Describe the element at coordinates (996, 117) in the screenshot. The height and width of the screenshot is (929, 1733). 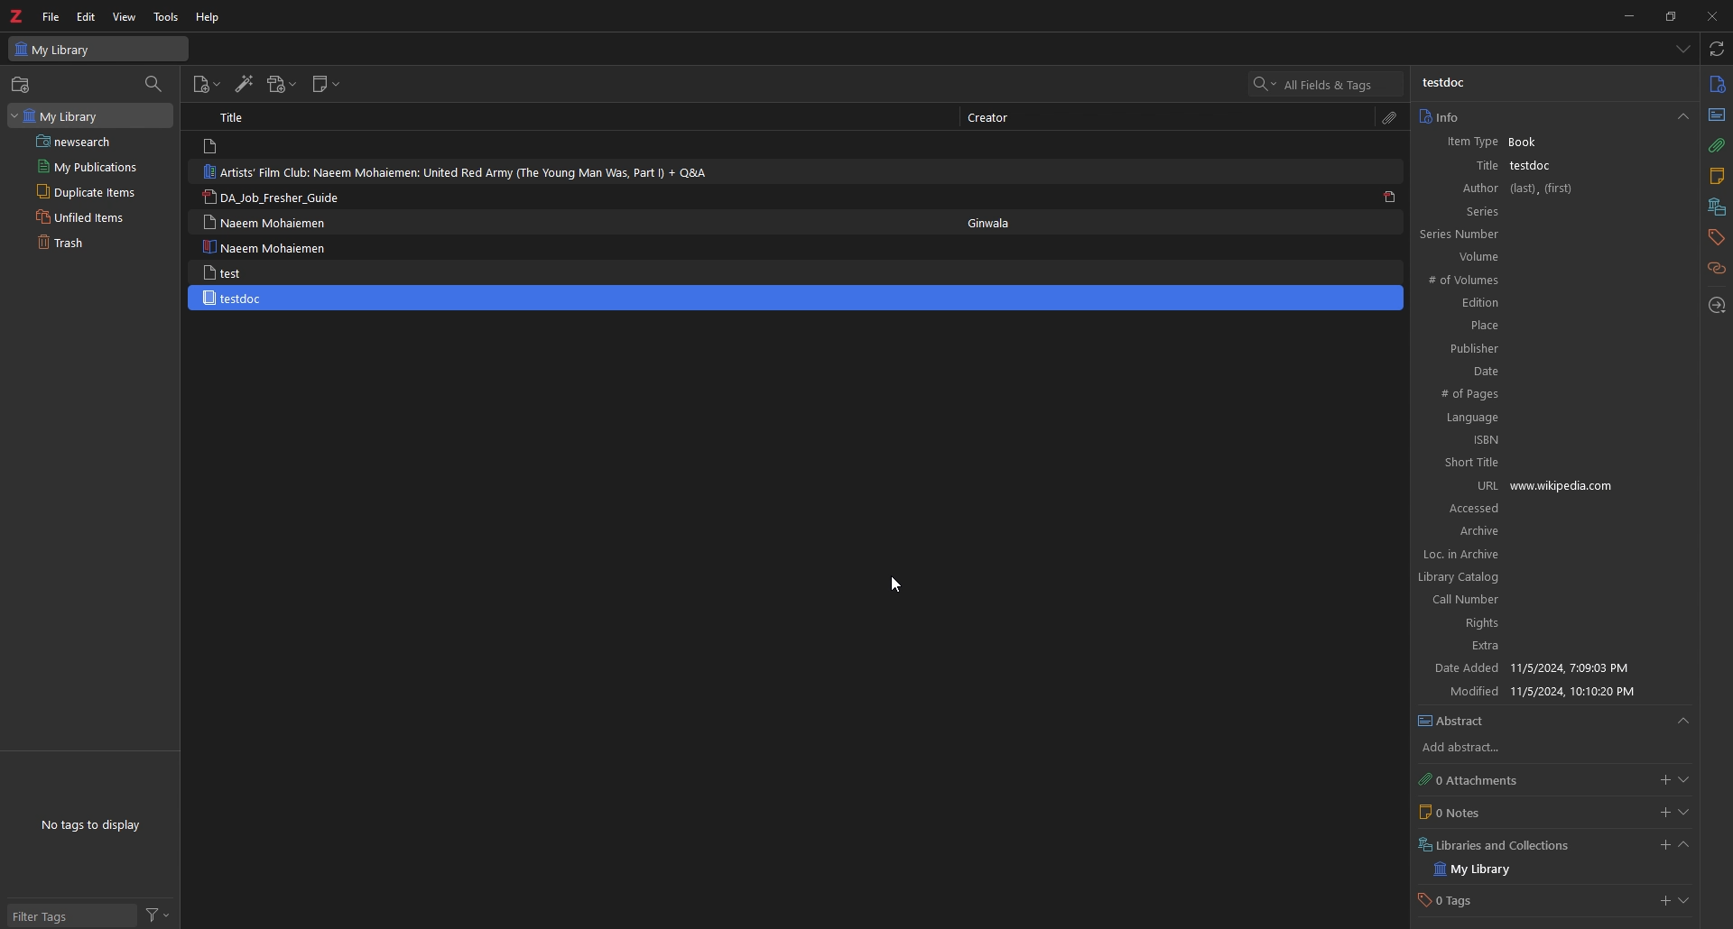
I see `Creator` at that location.